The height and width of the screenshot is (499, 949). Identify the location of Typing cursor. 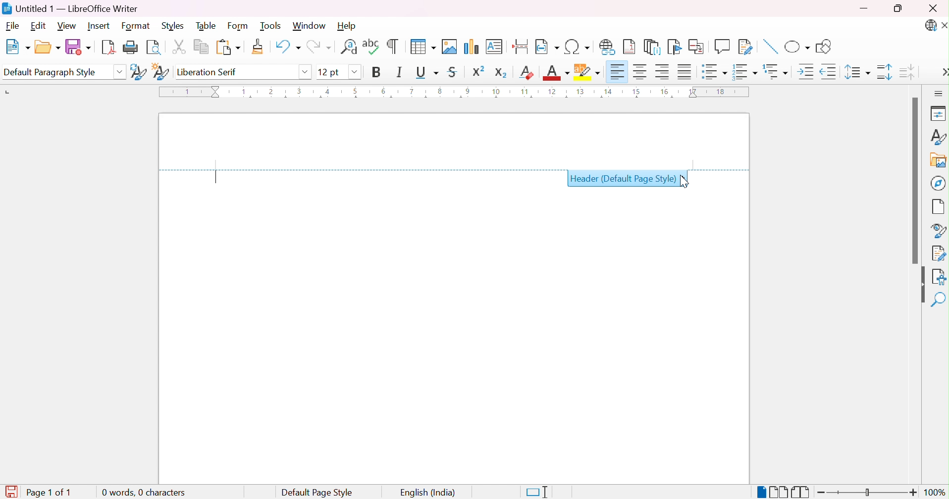
(216, 178).